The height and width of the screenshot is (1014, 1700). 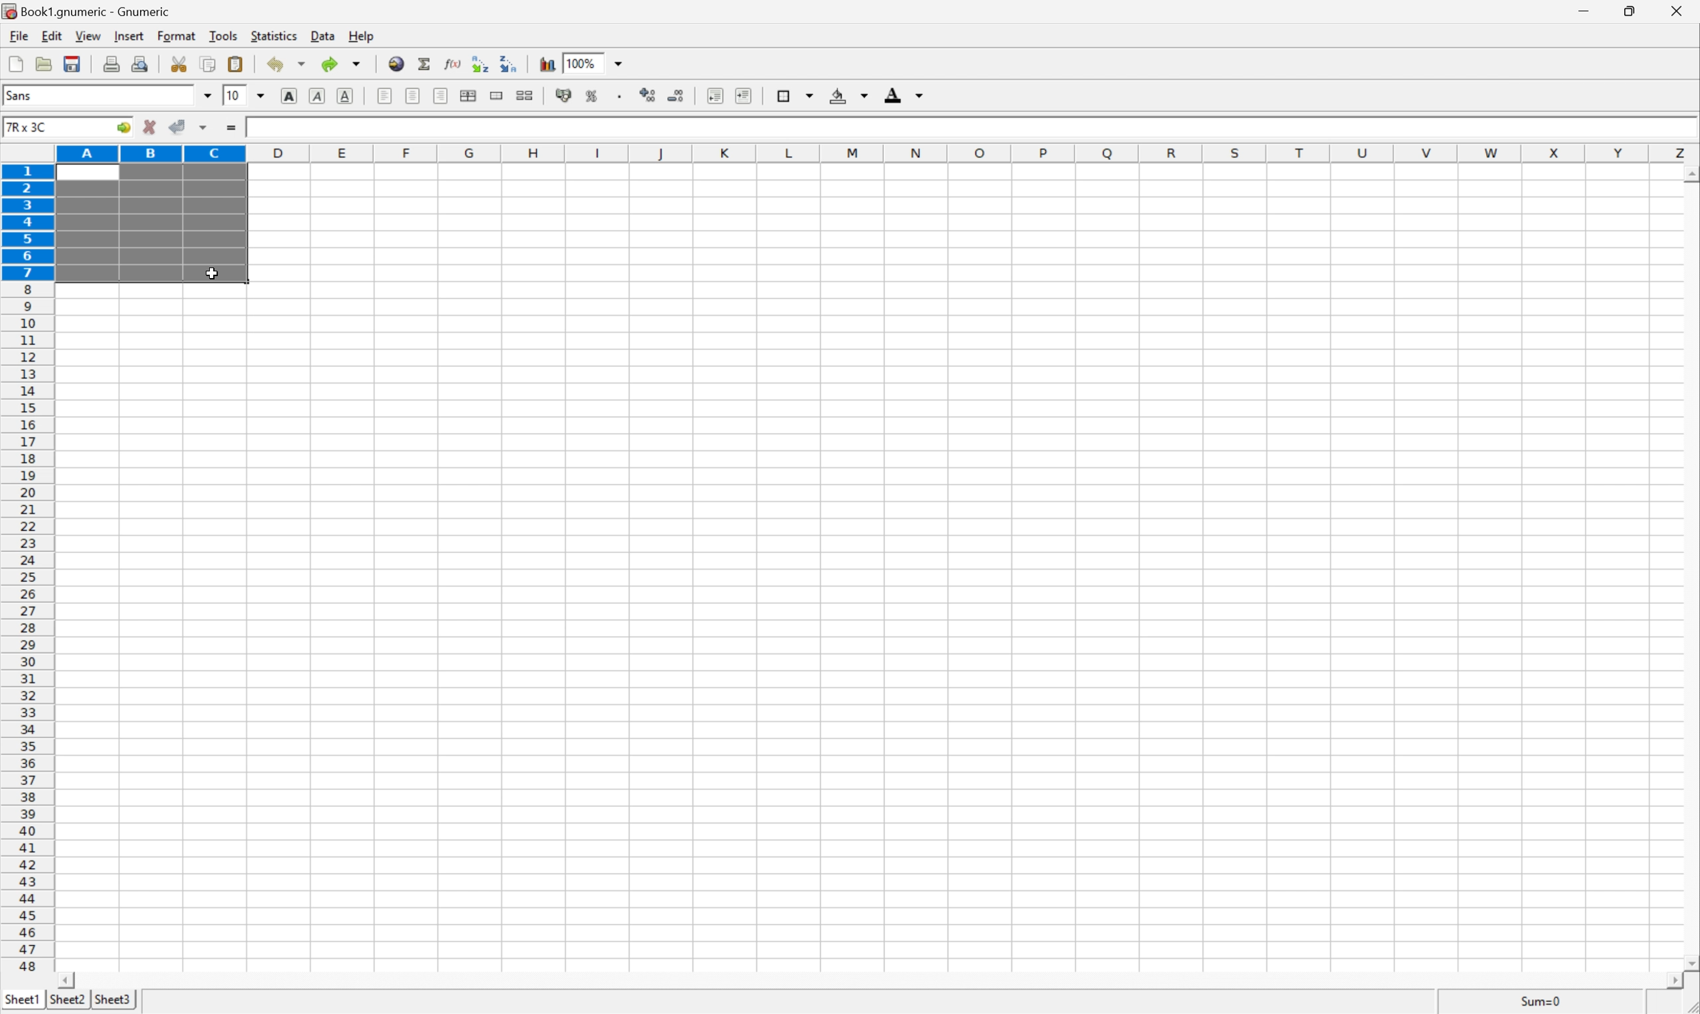 What do you see at coordinates (496, 93) in the screenshot?
I see `merge a range of cells` at bounding box center [496, 93].